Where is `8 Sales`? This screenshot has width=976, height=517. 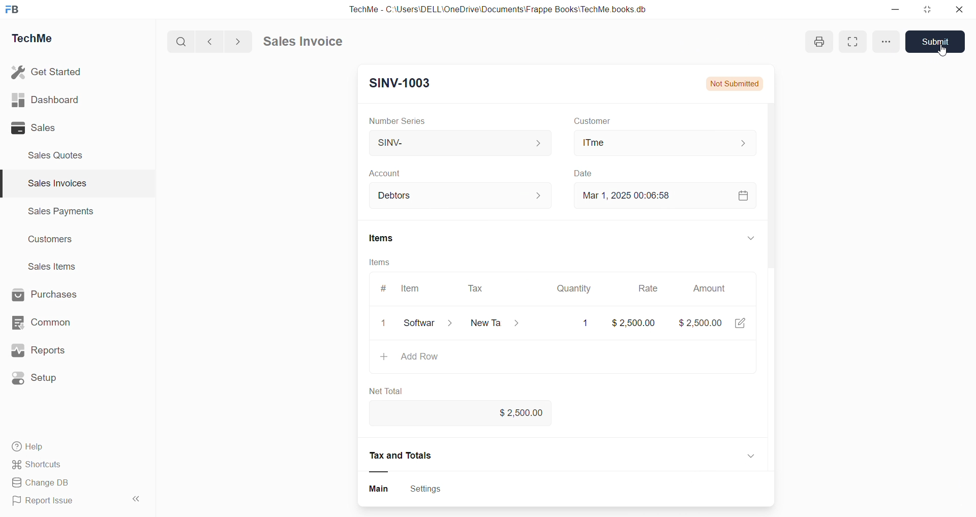
8 Sales is located at coordinates (36, 127).